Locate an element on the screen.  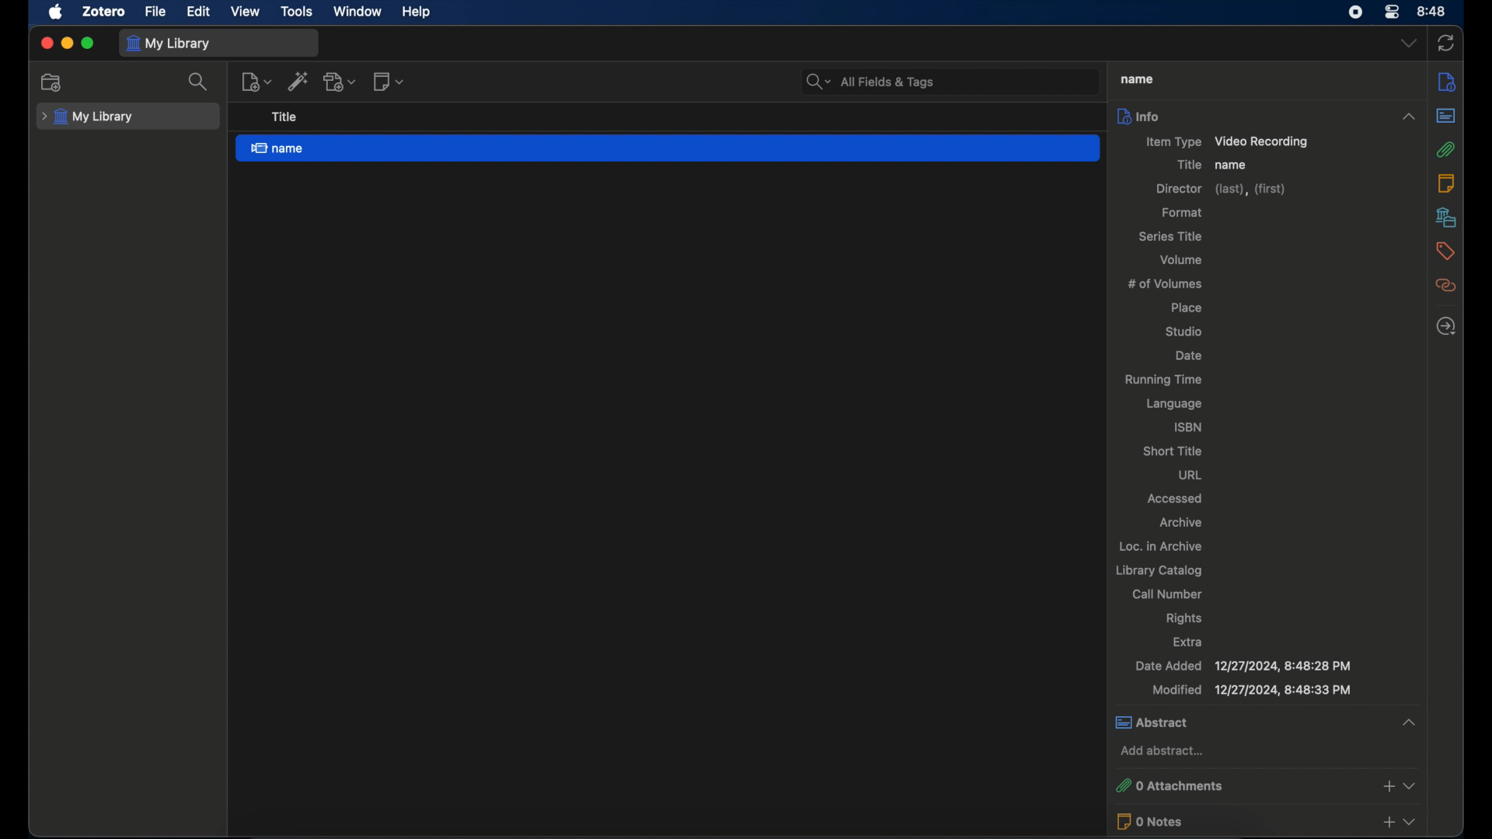
archive is located at coordinates (1181, 522).